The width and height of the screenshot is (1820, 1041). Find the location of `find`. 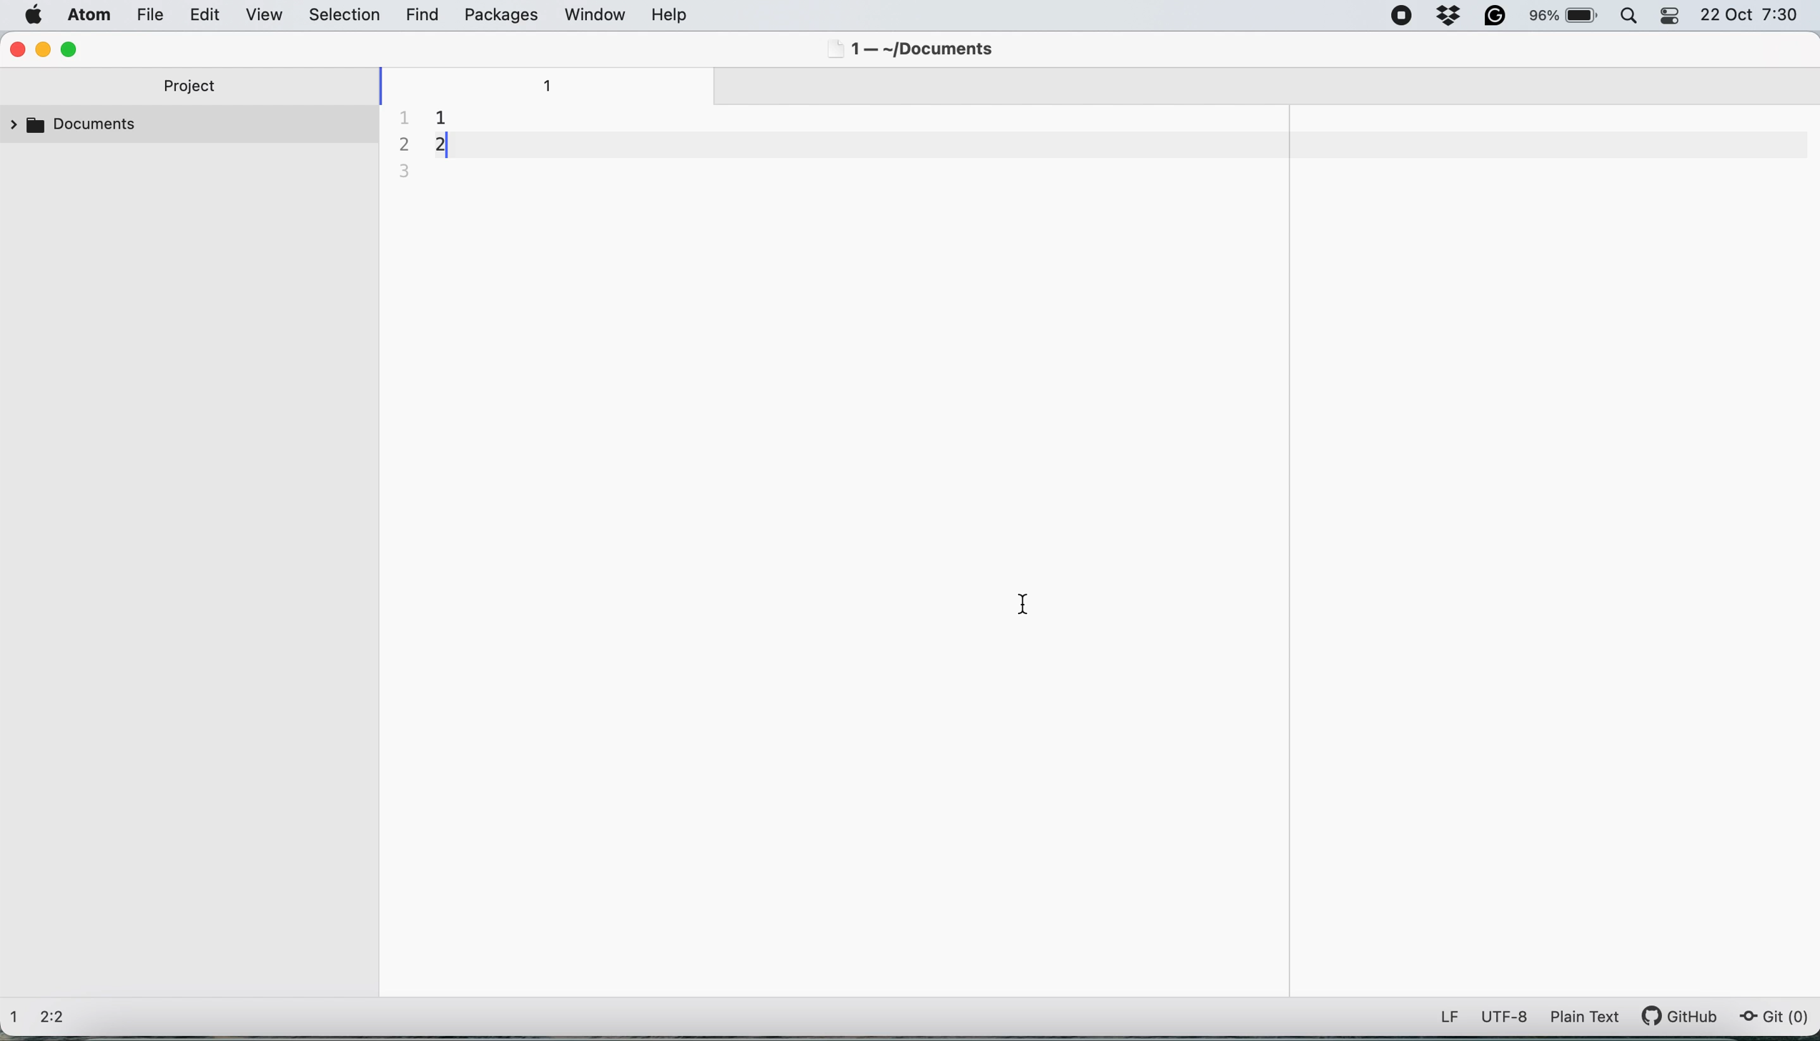

find is located at coordinates (423, 16).